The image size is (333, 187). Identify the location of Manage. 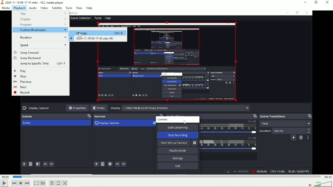
(100, 33).